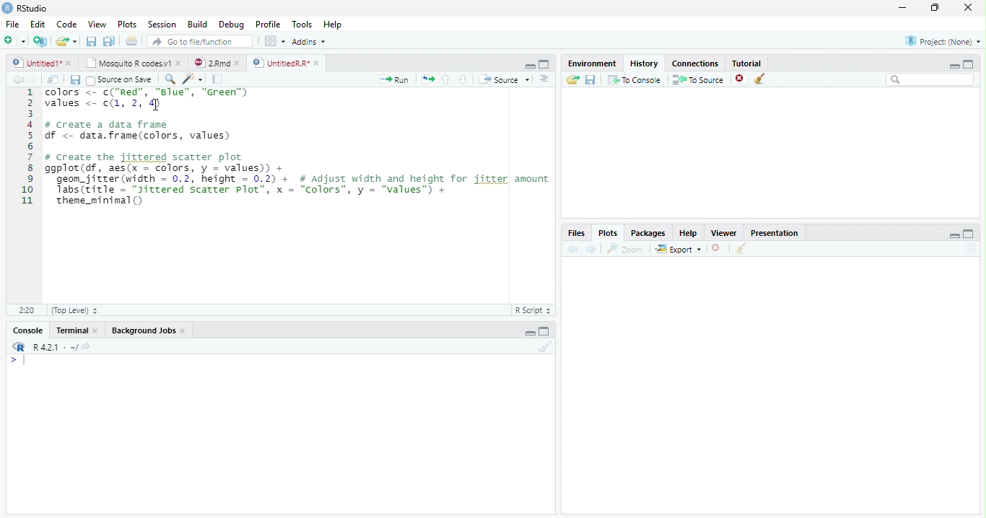 Image resolution: width=986 pixels, height=518 pixels. Describe the element at coordinates (529, 333) in the screenshot. I see `Minimize` at that location.